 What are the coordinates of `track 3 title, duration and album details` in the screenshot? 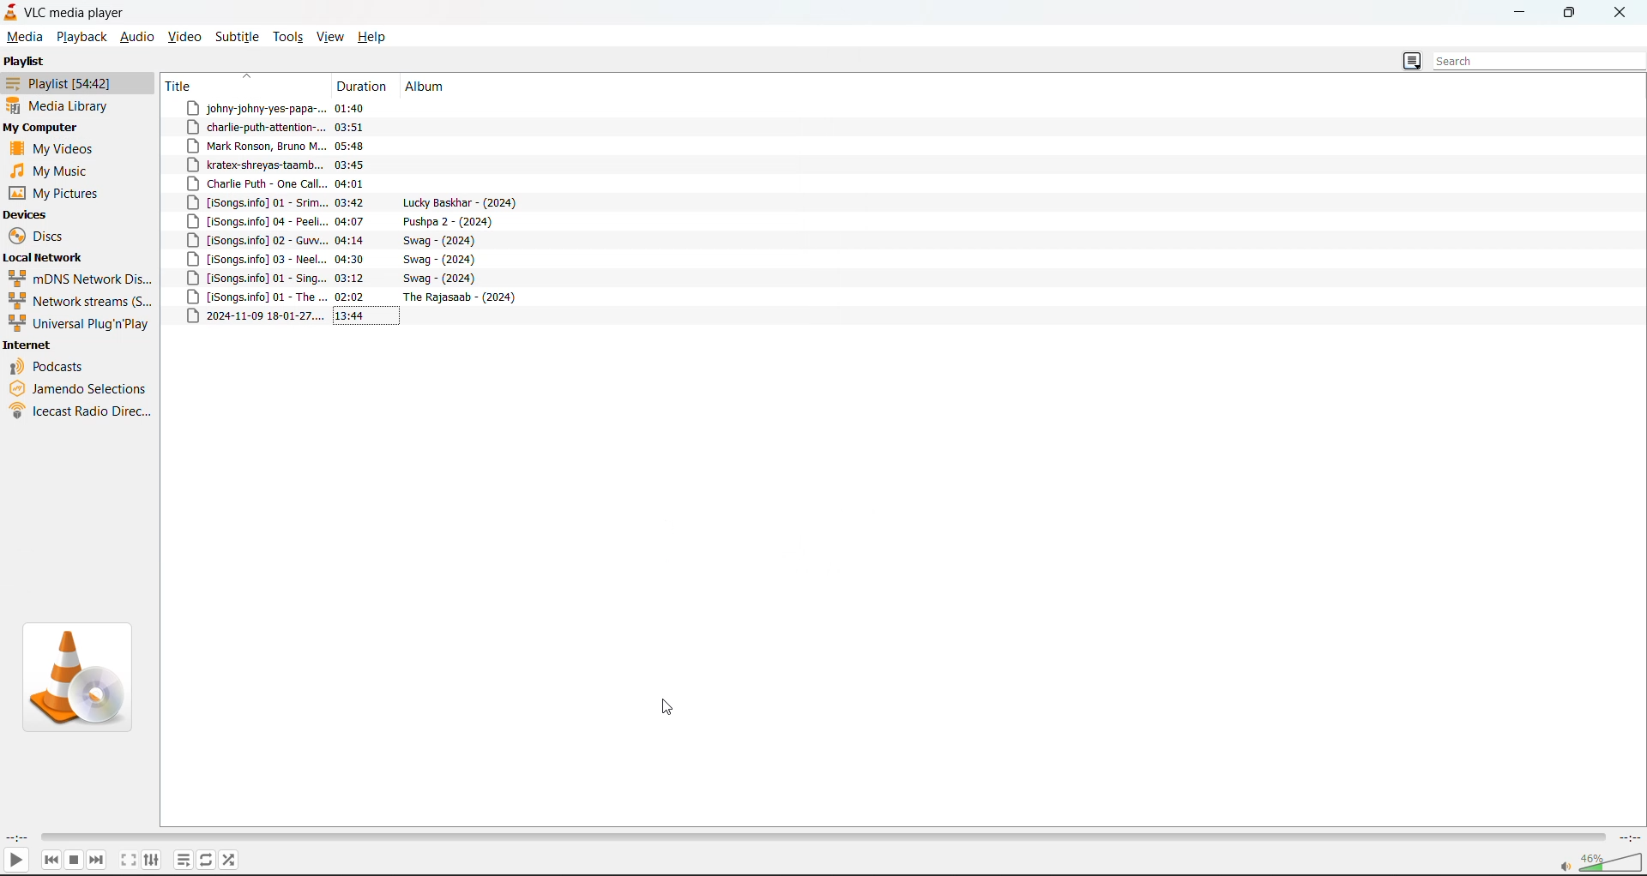 It's located at (315, 165).